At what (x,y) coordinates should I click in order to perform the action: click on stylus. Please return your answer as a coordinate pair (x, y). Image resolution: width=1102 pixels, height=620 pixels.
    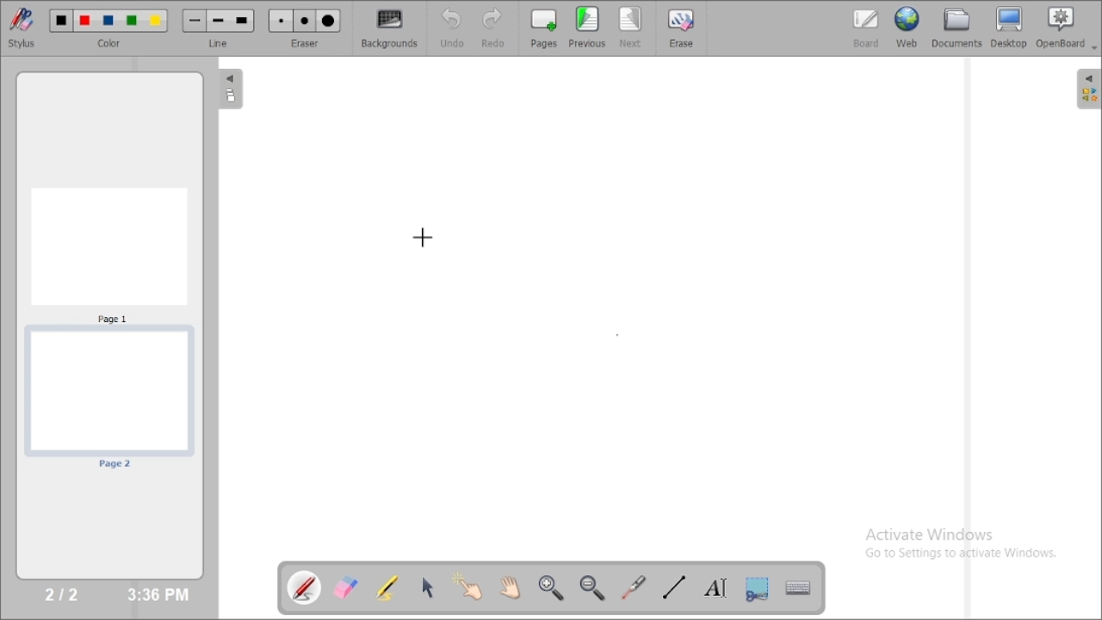
    Looking at the image, I should click on (22, 27).